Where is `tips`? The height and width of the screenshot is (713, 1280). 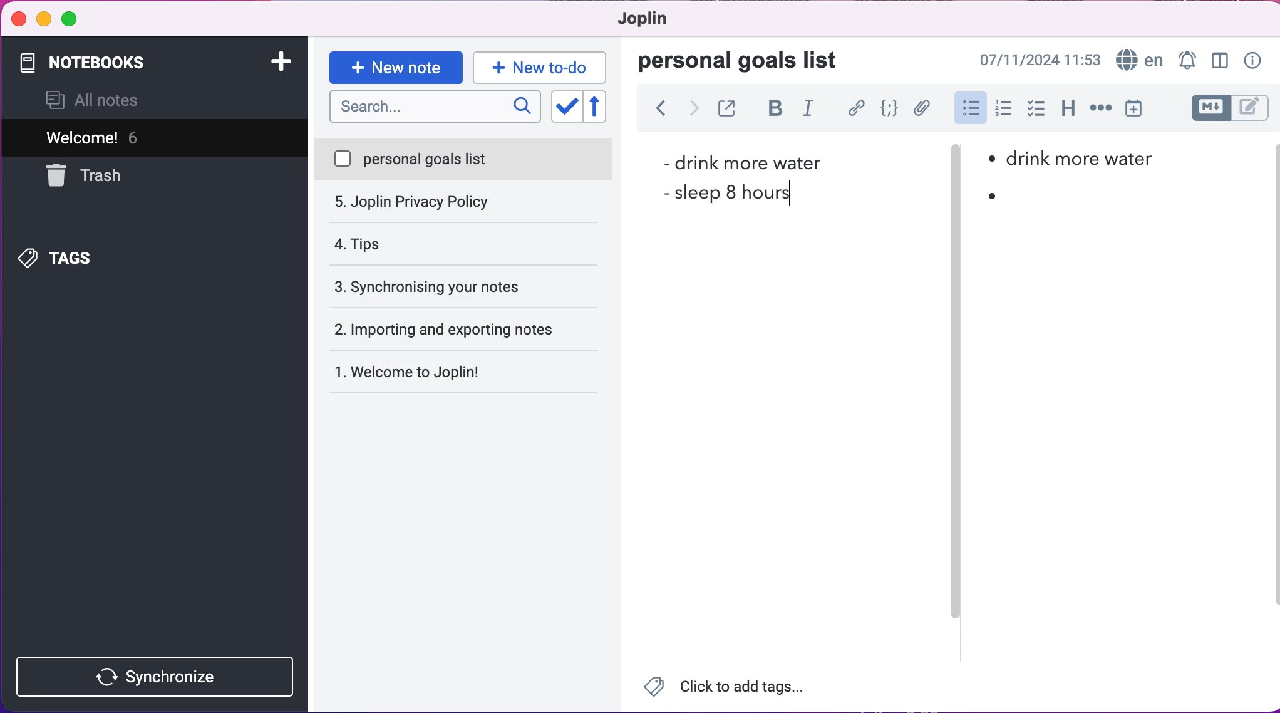
tips is located at coordinates (462, 203).